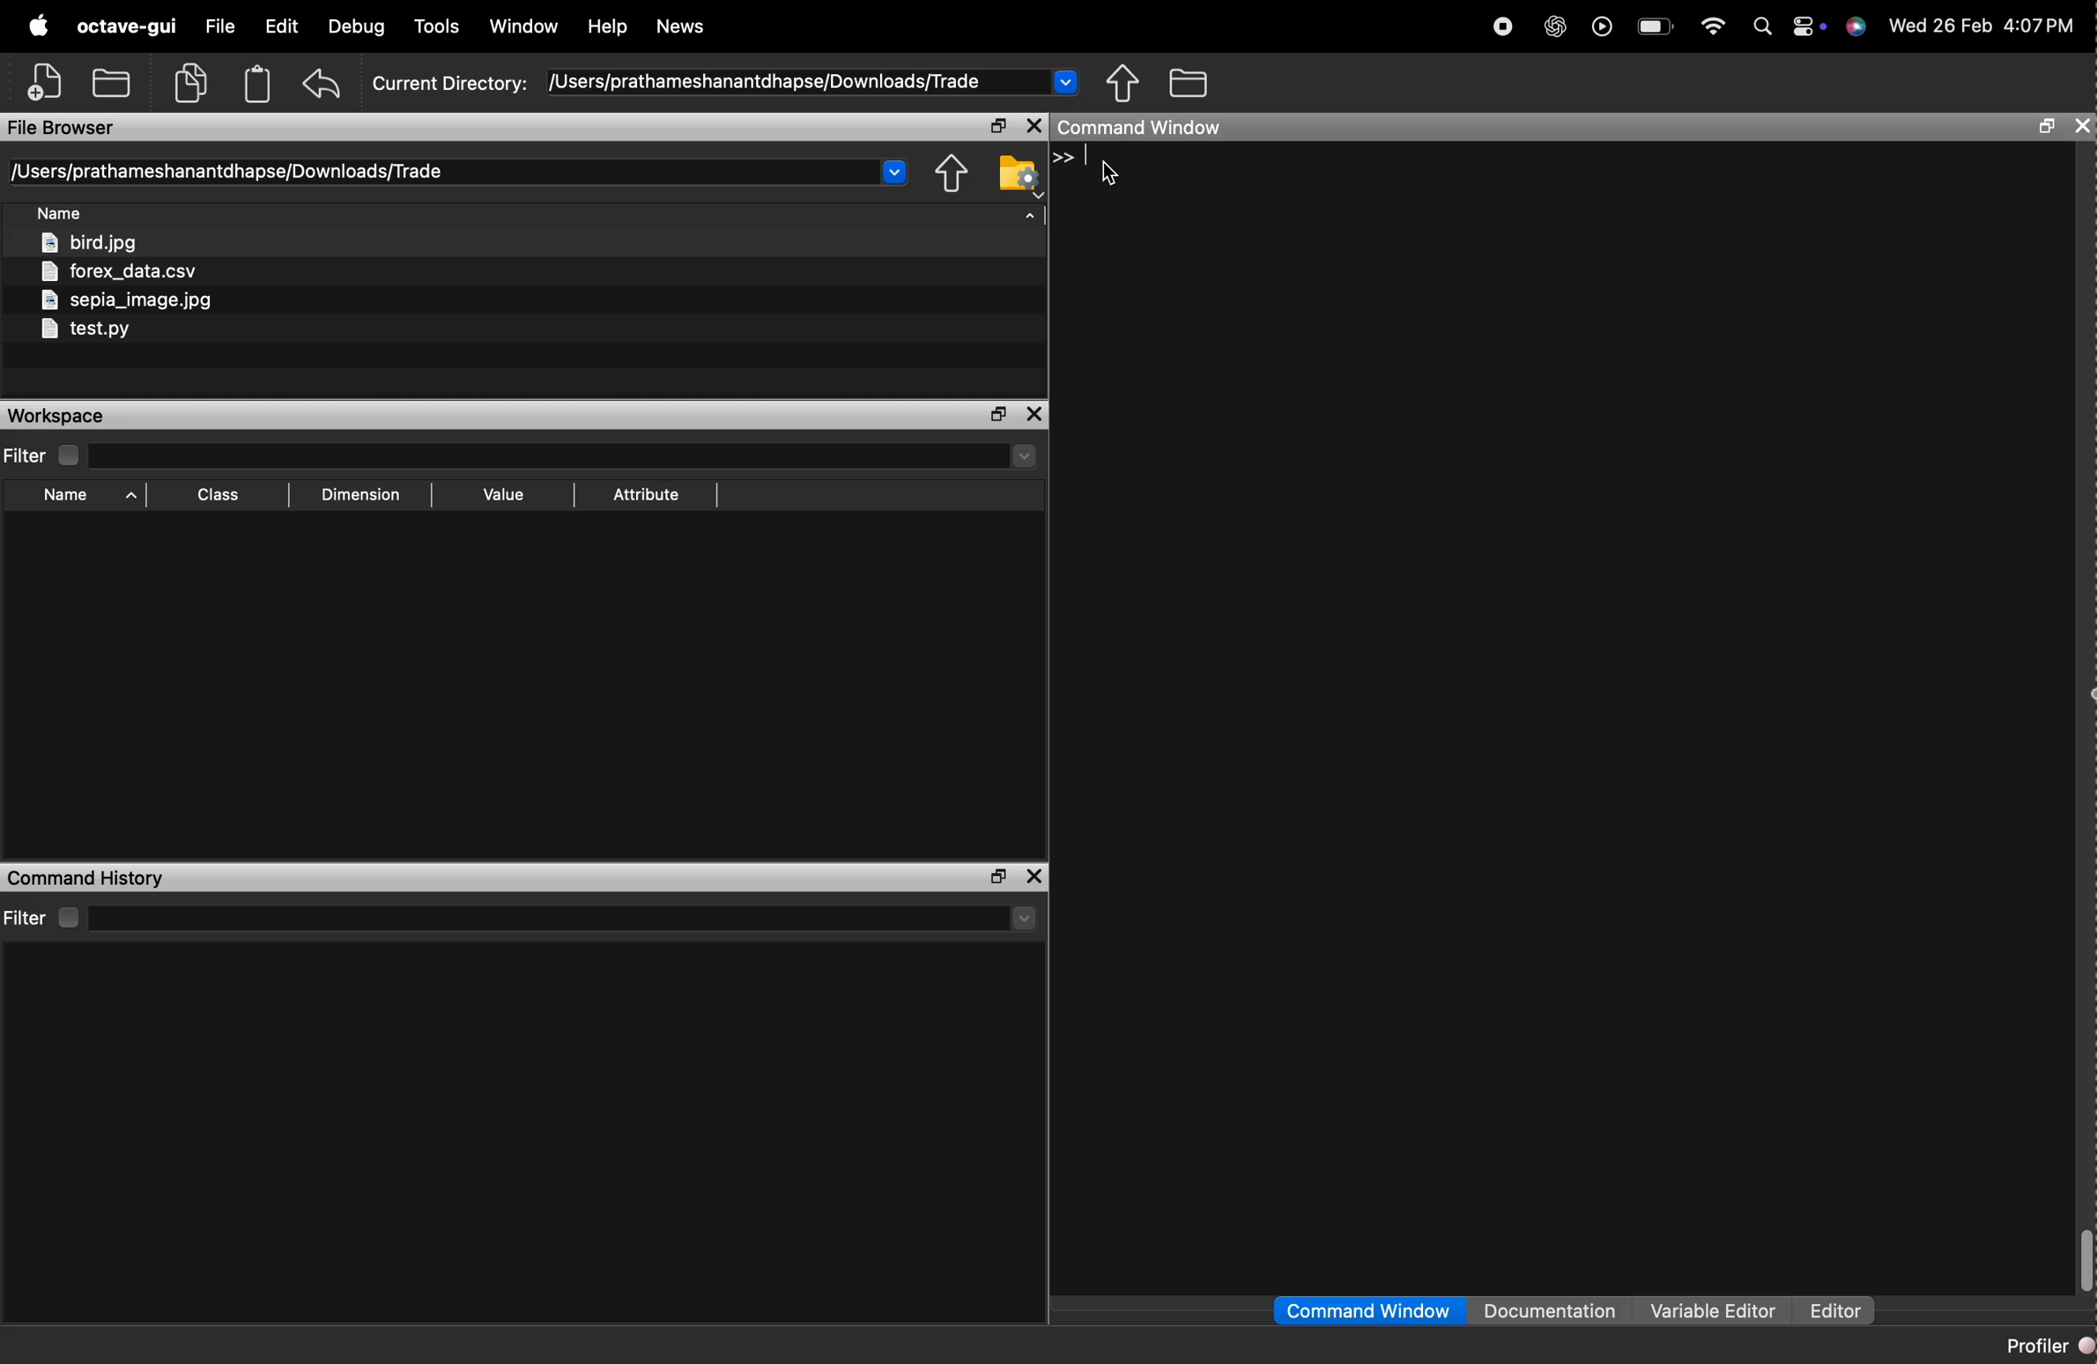 The width and height of the screenshot is (2097, 1364). What do you see at coordinates (1602, 27) in the screenshot?
I see `play` at bounding box center [1602, 27].